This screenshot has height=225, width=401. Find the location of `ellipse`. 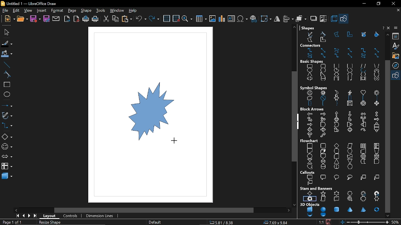

ellipse is located at coordinates (6, 94).